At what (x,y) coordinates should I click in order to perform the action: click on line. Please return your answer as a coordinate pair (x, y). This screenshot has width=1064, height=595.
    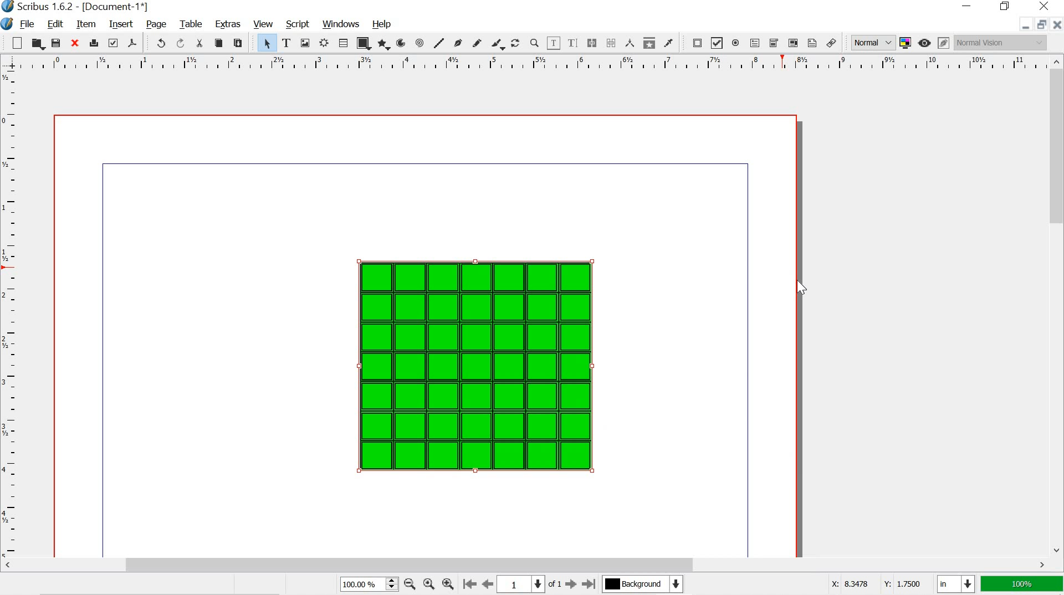
    Looking at the image, I should click on (440, 41).